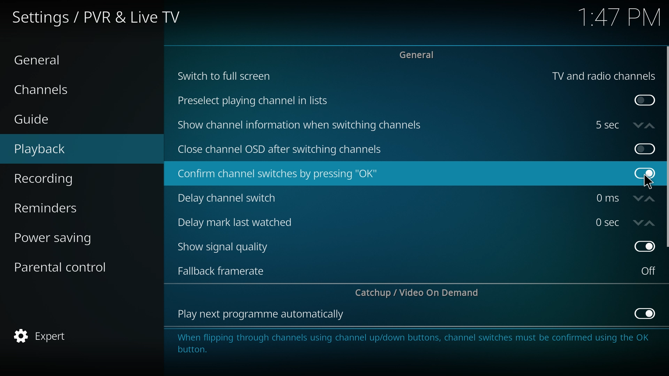 This screenshot has width=669, height=376. I want to click on off, so click(645, 173).